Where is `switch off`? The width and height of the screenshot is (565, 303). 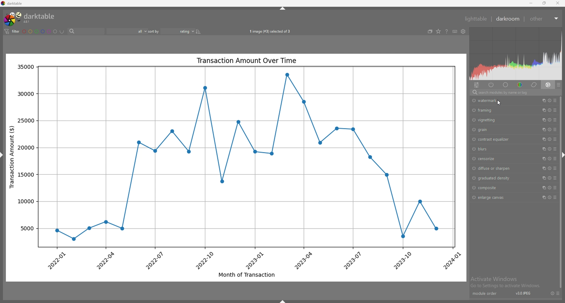
switch off is located at coordinates (473, 168).